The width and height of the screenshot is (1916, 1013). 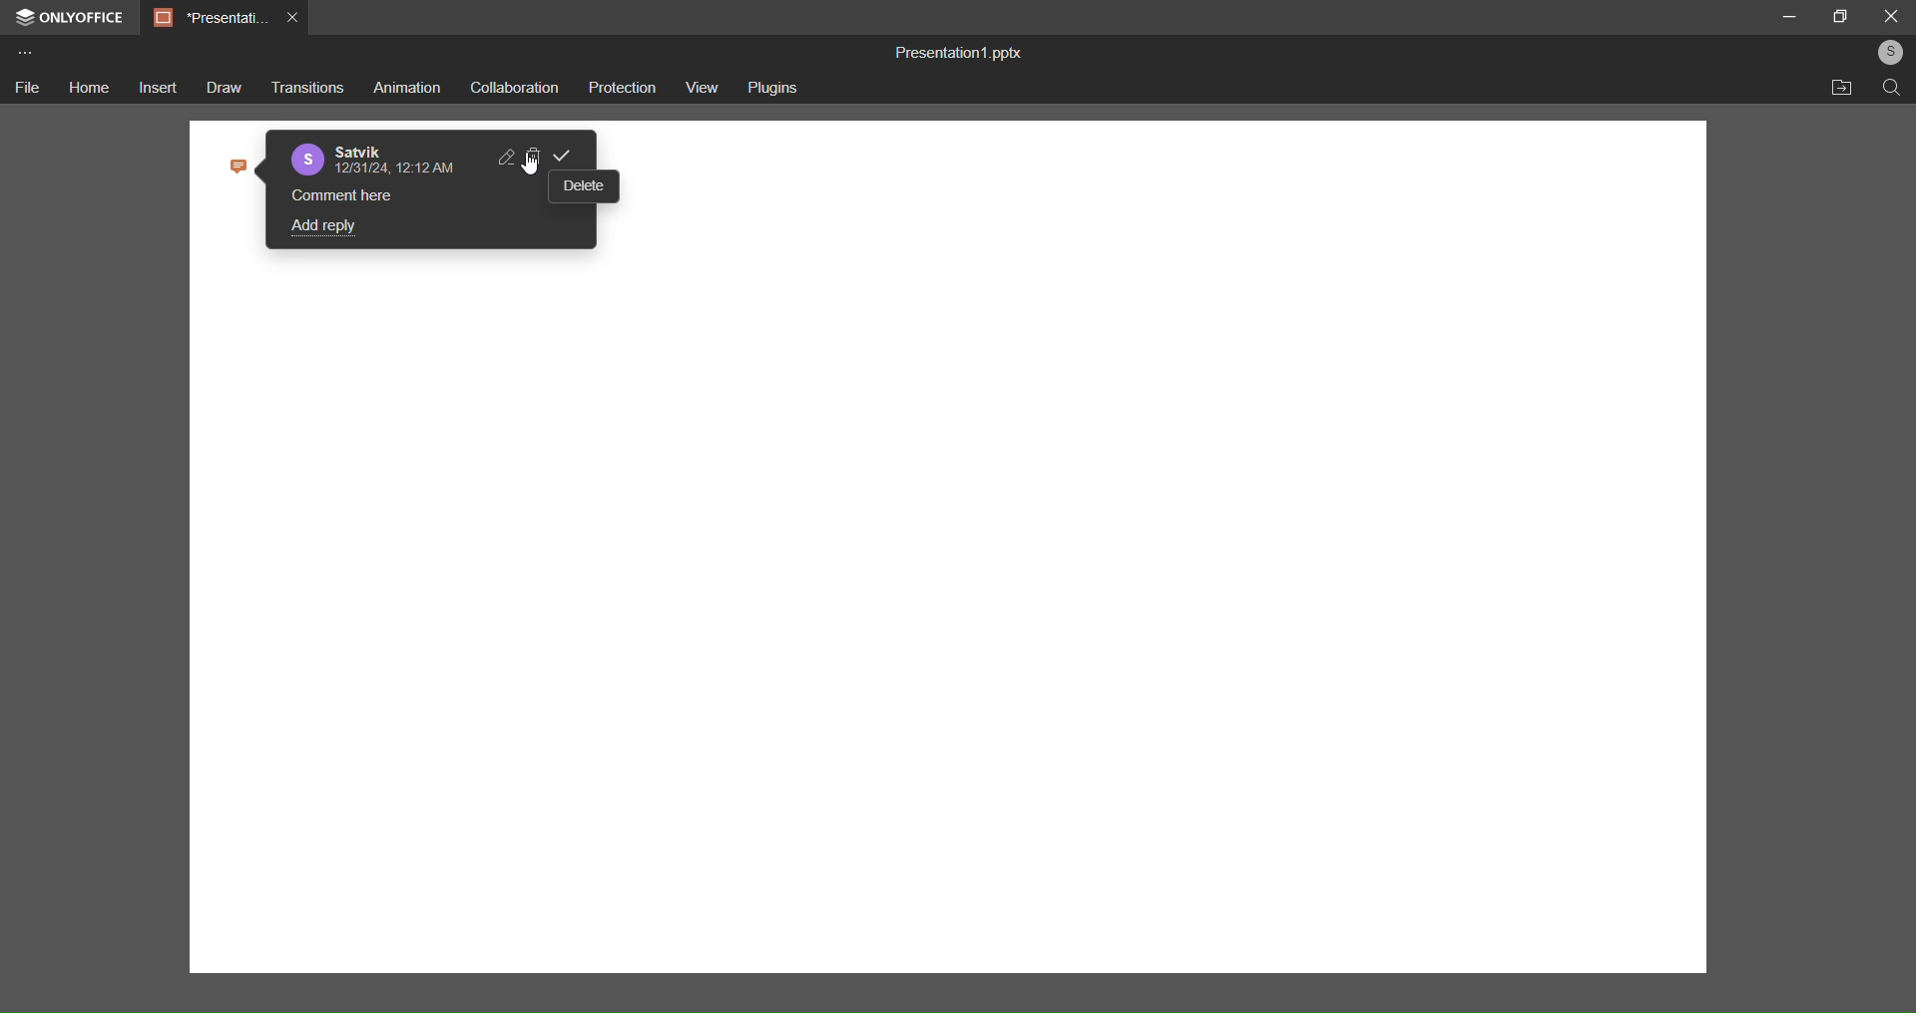 What do you see at coordinates (366, 147) in the screenshot?
I see `name` at bounding box center [366, 147].